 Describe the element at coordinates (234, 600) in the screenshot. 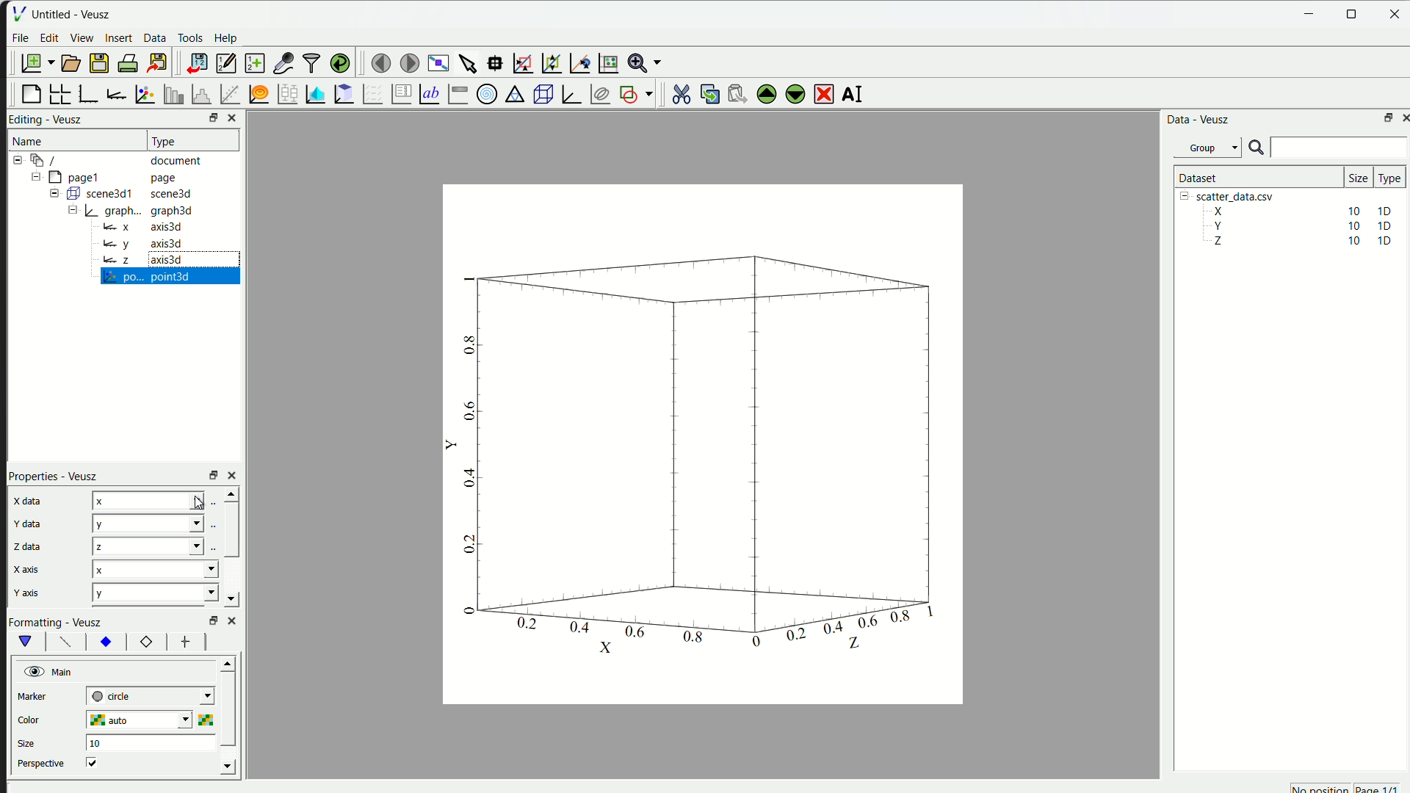

I see `down` at that location.